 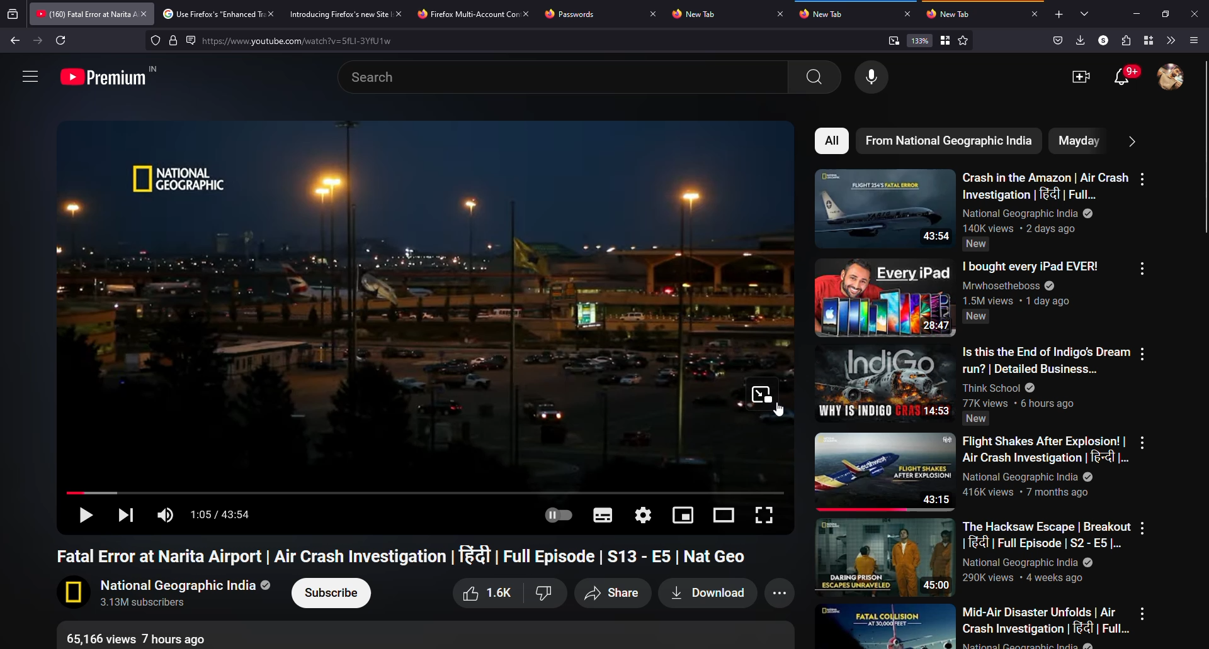 I want to click on Passwords tab, so click(x=574, y=15).